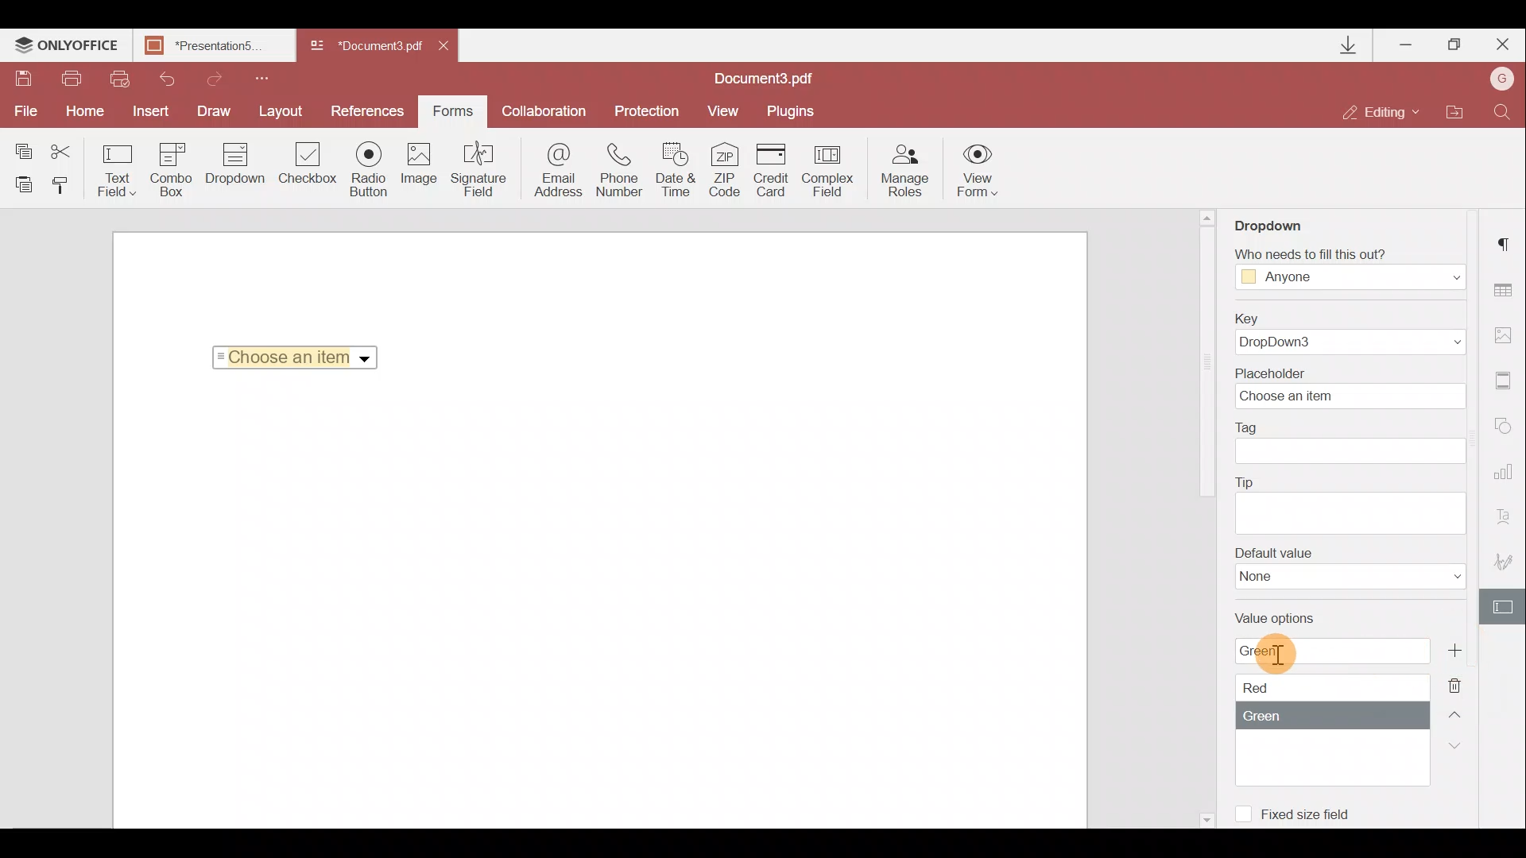  What do you see at coordinates (1358, 444) in the screenshot?
I see `Tag` at bounding box center [1358, 444].